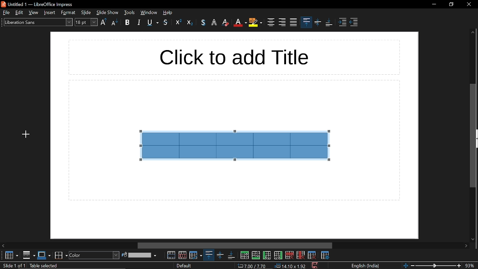  I want to click on delete table, so click(312, 255).